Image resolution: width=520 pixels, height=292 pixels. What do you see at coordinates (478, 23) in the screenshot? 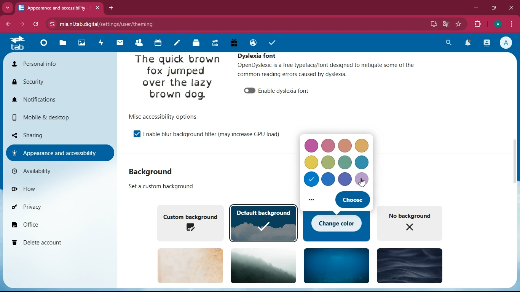
I see `extensions` at bounding box center [478, 23].